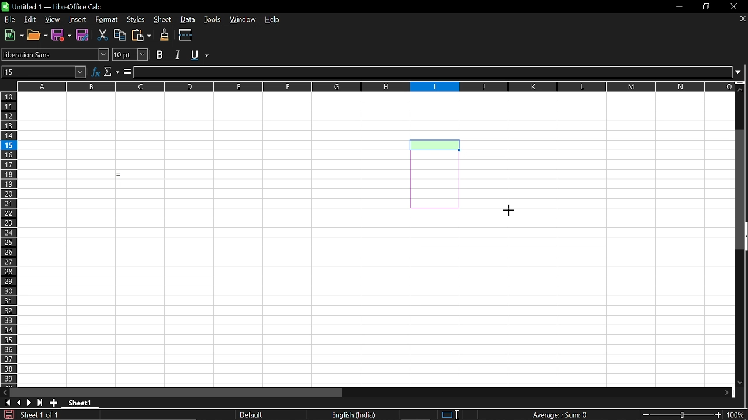 The image size is (748, 420). What do you see at coordinates (37, 35) in the screenshot?
I see `Open` at bounding box center [37, 35].